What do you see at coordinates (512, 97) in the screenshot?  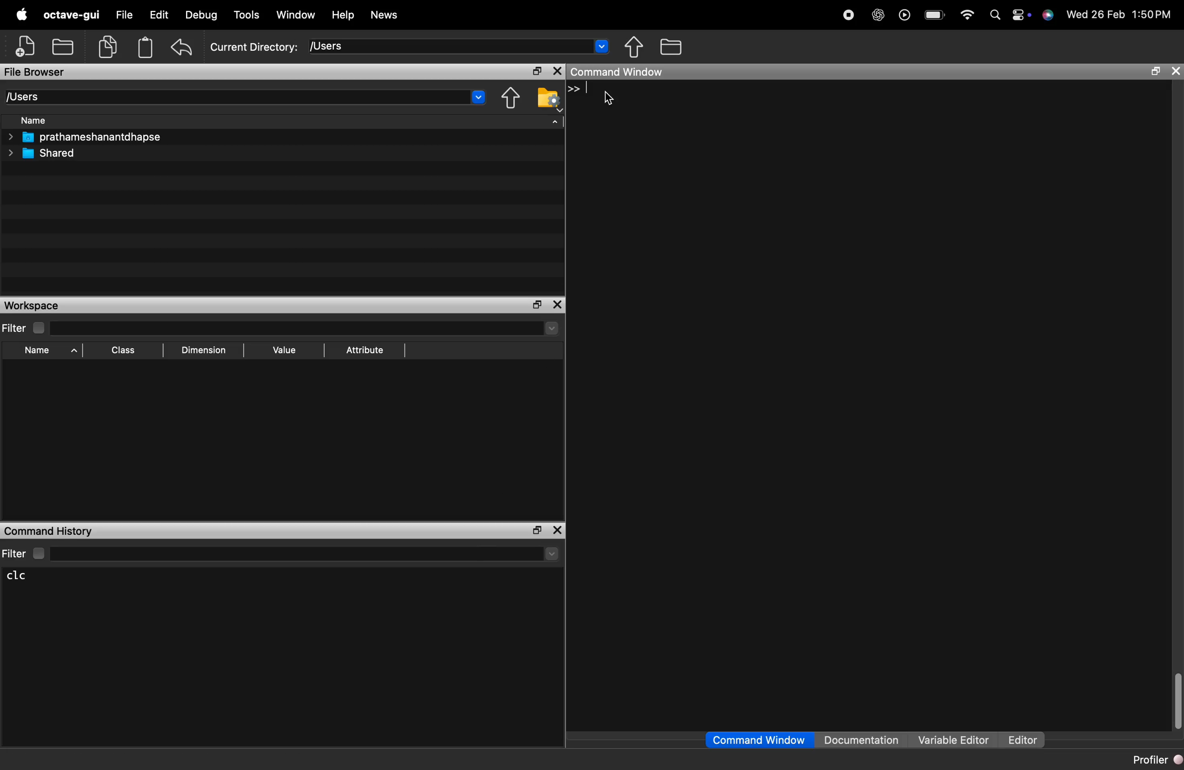 I see `one directory up` at bounding box center [512, 97].